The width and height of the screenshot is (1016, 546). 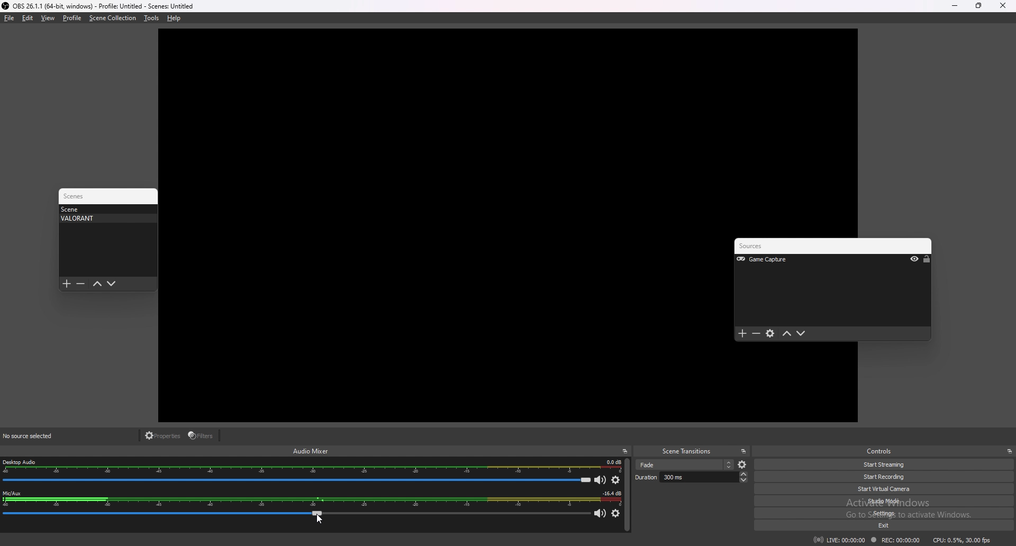 I want to click on mic/aux settings, so click(x=615, y=514).